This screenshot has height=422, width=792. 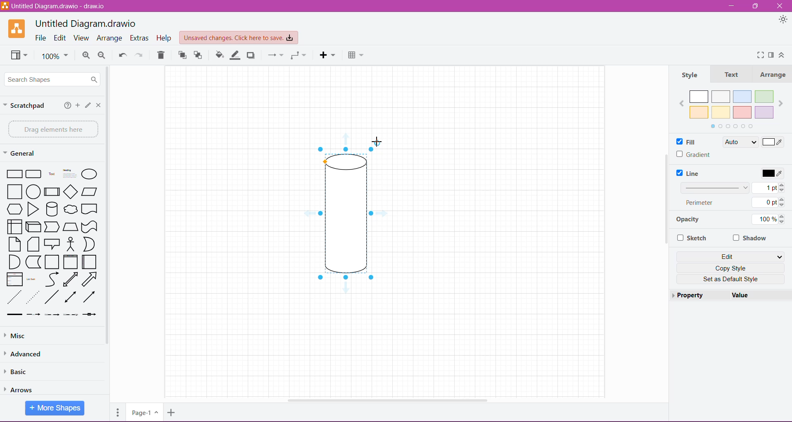 I want to click on Untitled Diagram.draw.io, so click(x=85, y=23).